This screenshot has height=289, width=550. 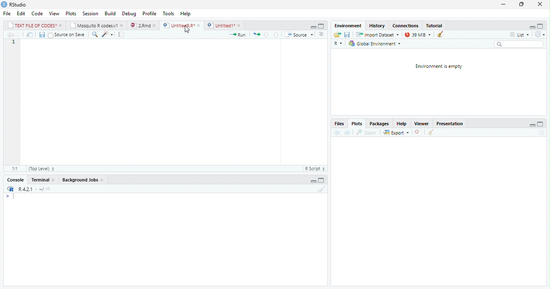 I want to click on History, so click(x=378, y=26).